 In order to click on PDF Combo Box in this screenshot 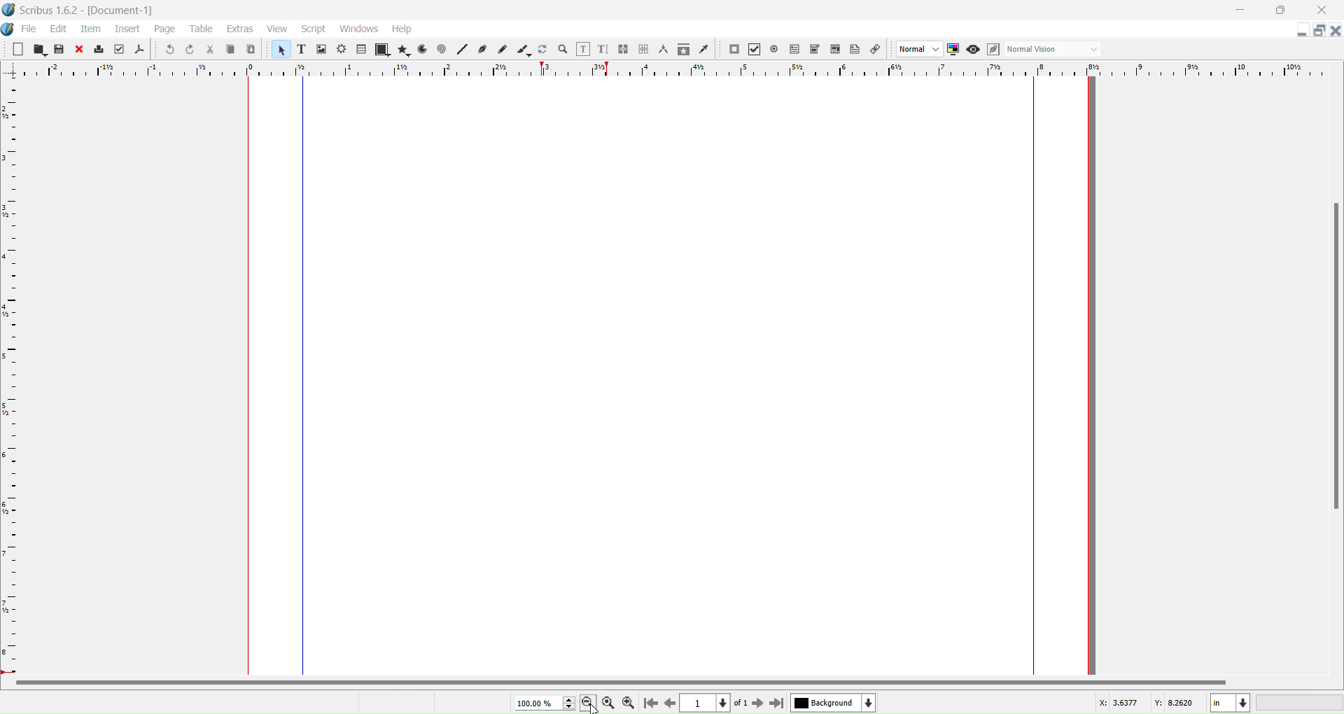, I will do `click(815, 49)`.